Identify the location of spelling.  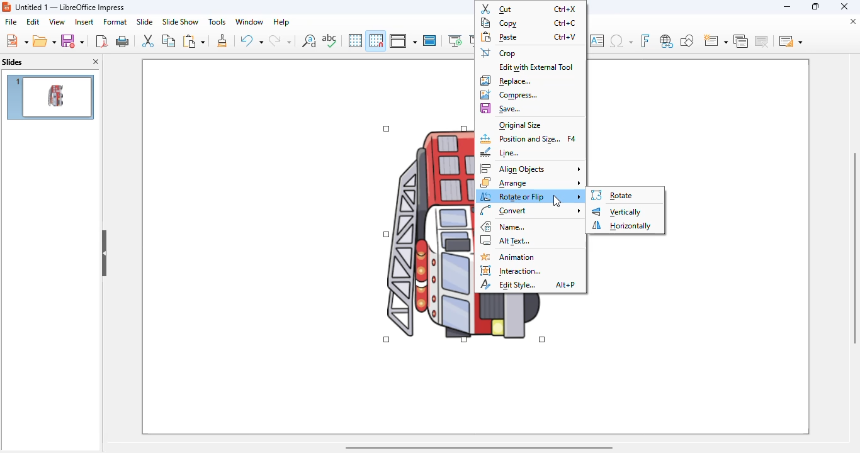
(330, 41).